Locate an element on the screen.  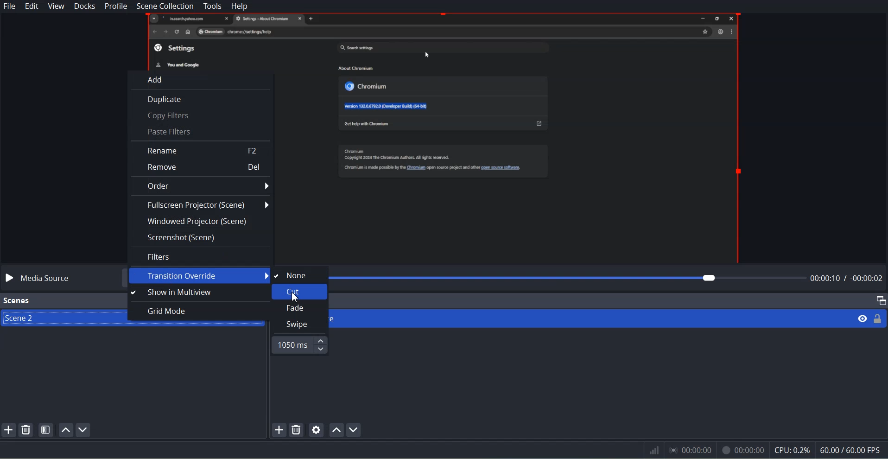
Scenes is located at coordinates (17, 301).